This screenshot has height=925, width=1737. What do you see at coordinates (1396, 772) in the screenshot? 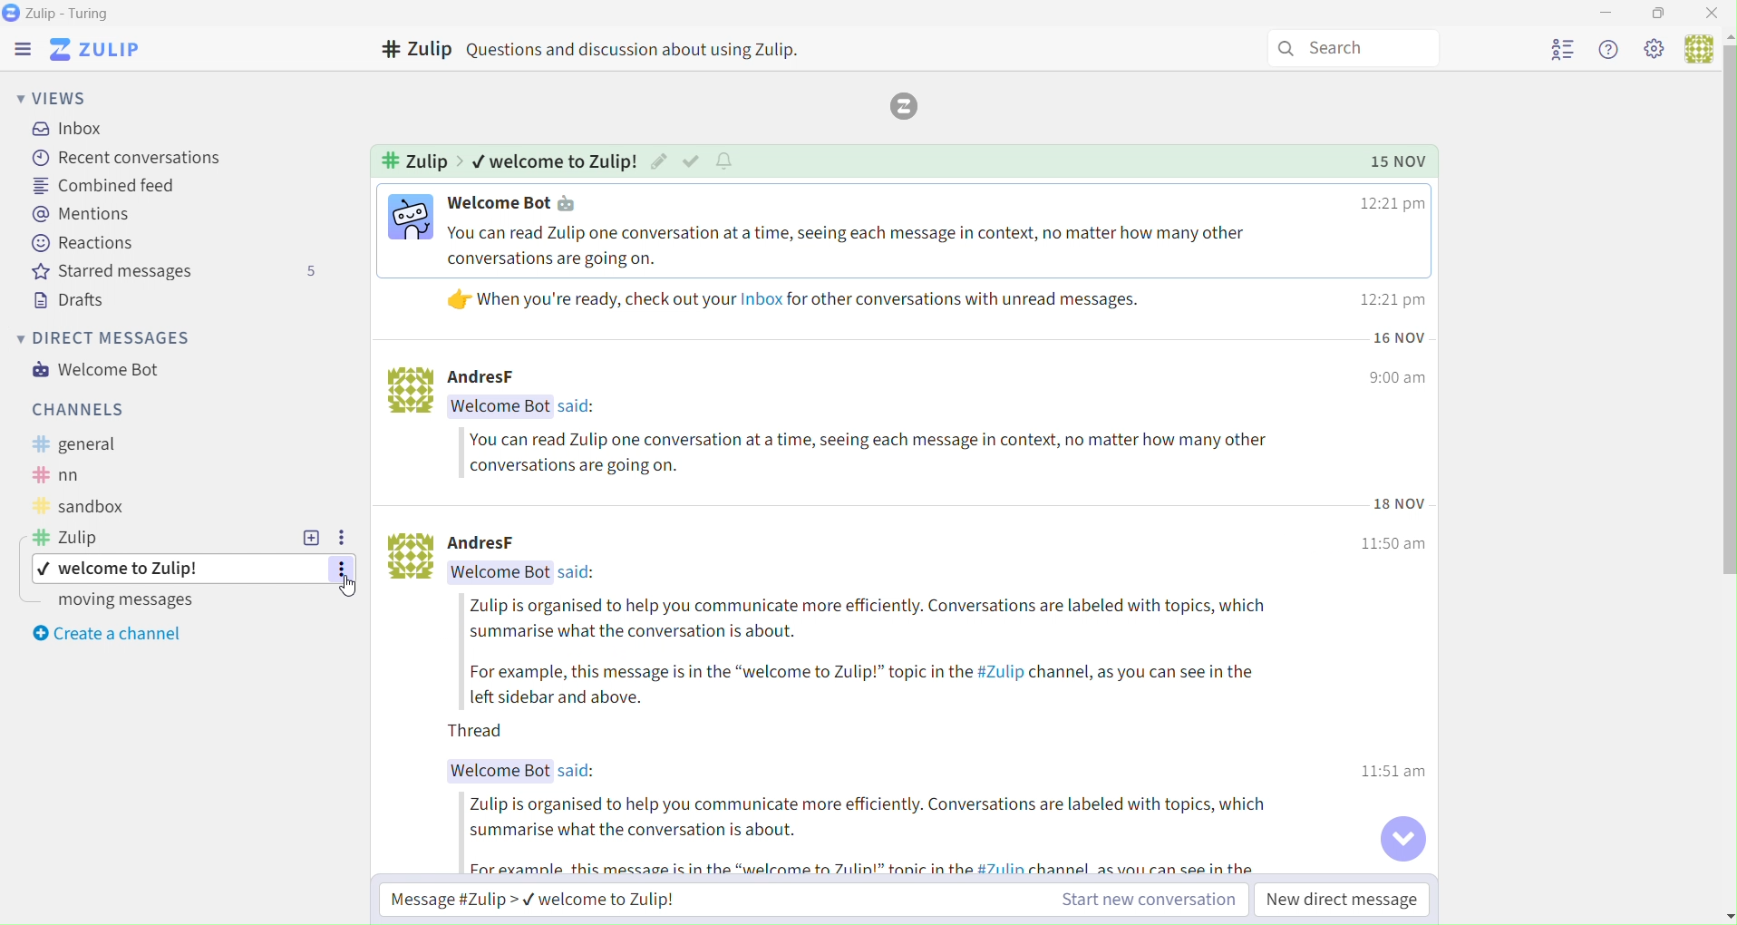
I see `Time` at bounding box center [1396, 772].